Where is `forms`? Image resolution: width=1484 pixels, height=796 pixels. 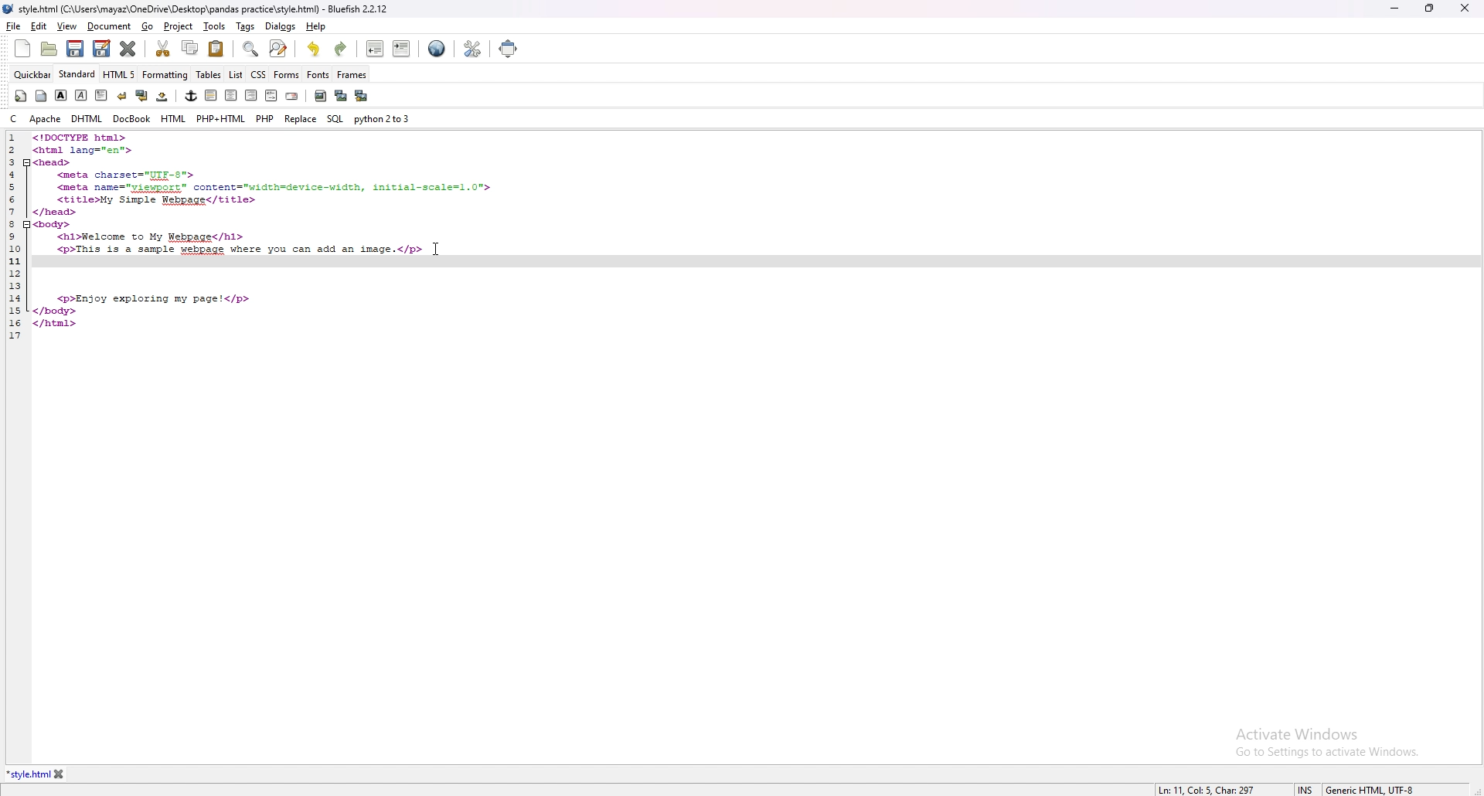 forms is located at coordinates (286, 75).